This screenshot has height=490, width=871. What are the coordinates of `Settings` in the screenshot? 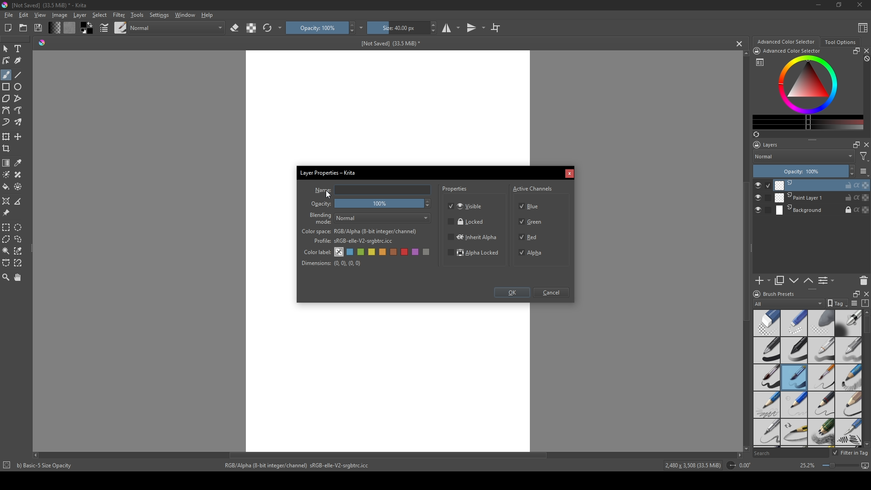 It's located at (159, 15).